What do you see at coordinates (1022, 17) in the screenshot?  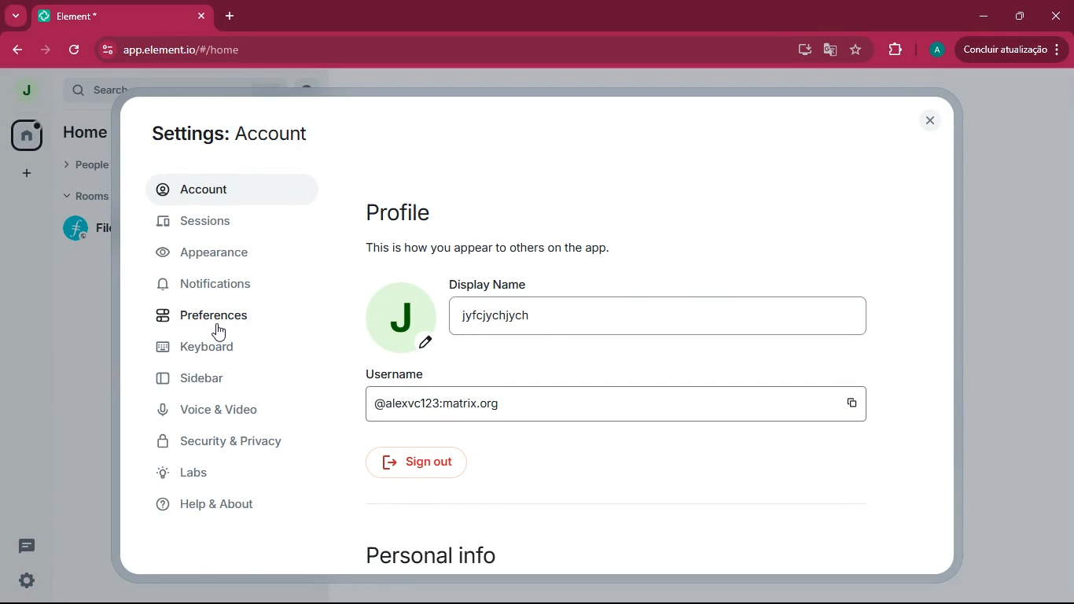 I see `maximize` at bounding box center [1022, 17].